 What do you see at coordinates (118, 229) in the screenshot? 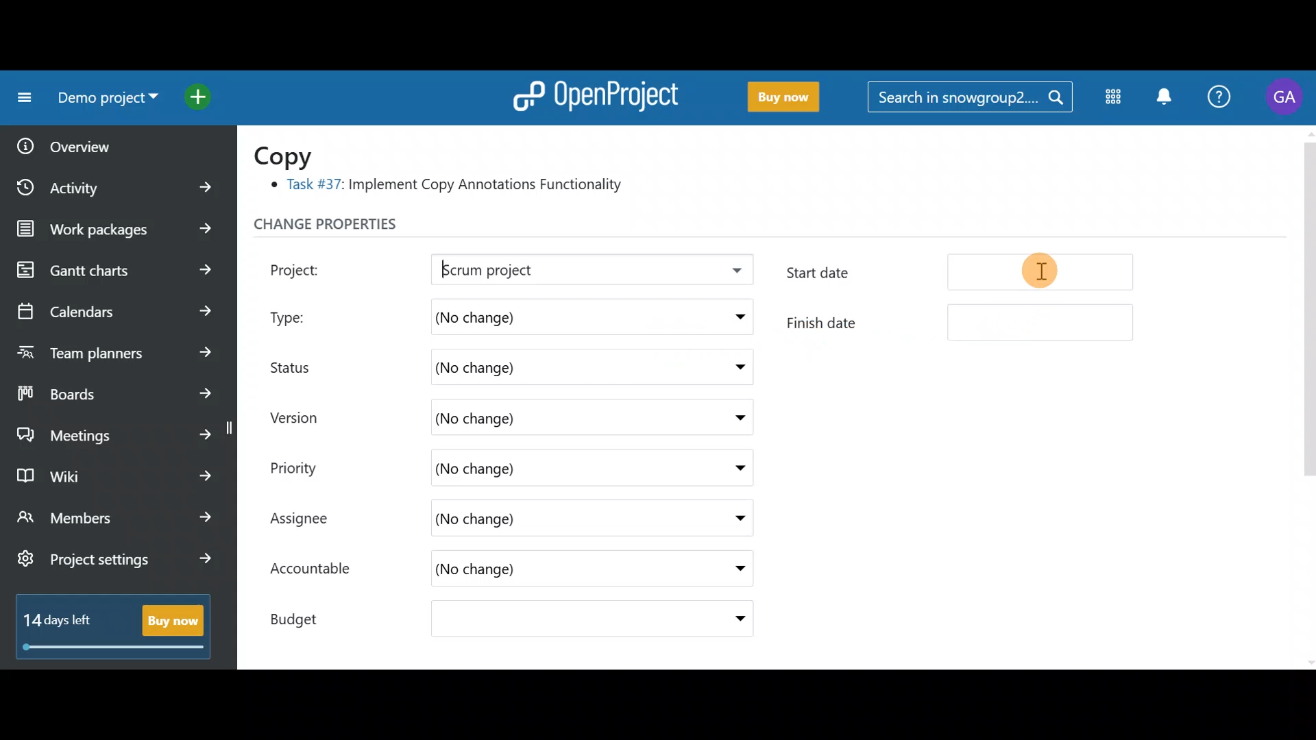
I see `Work packages` at bounding box center [118, 229].